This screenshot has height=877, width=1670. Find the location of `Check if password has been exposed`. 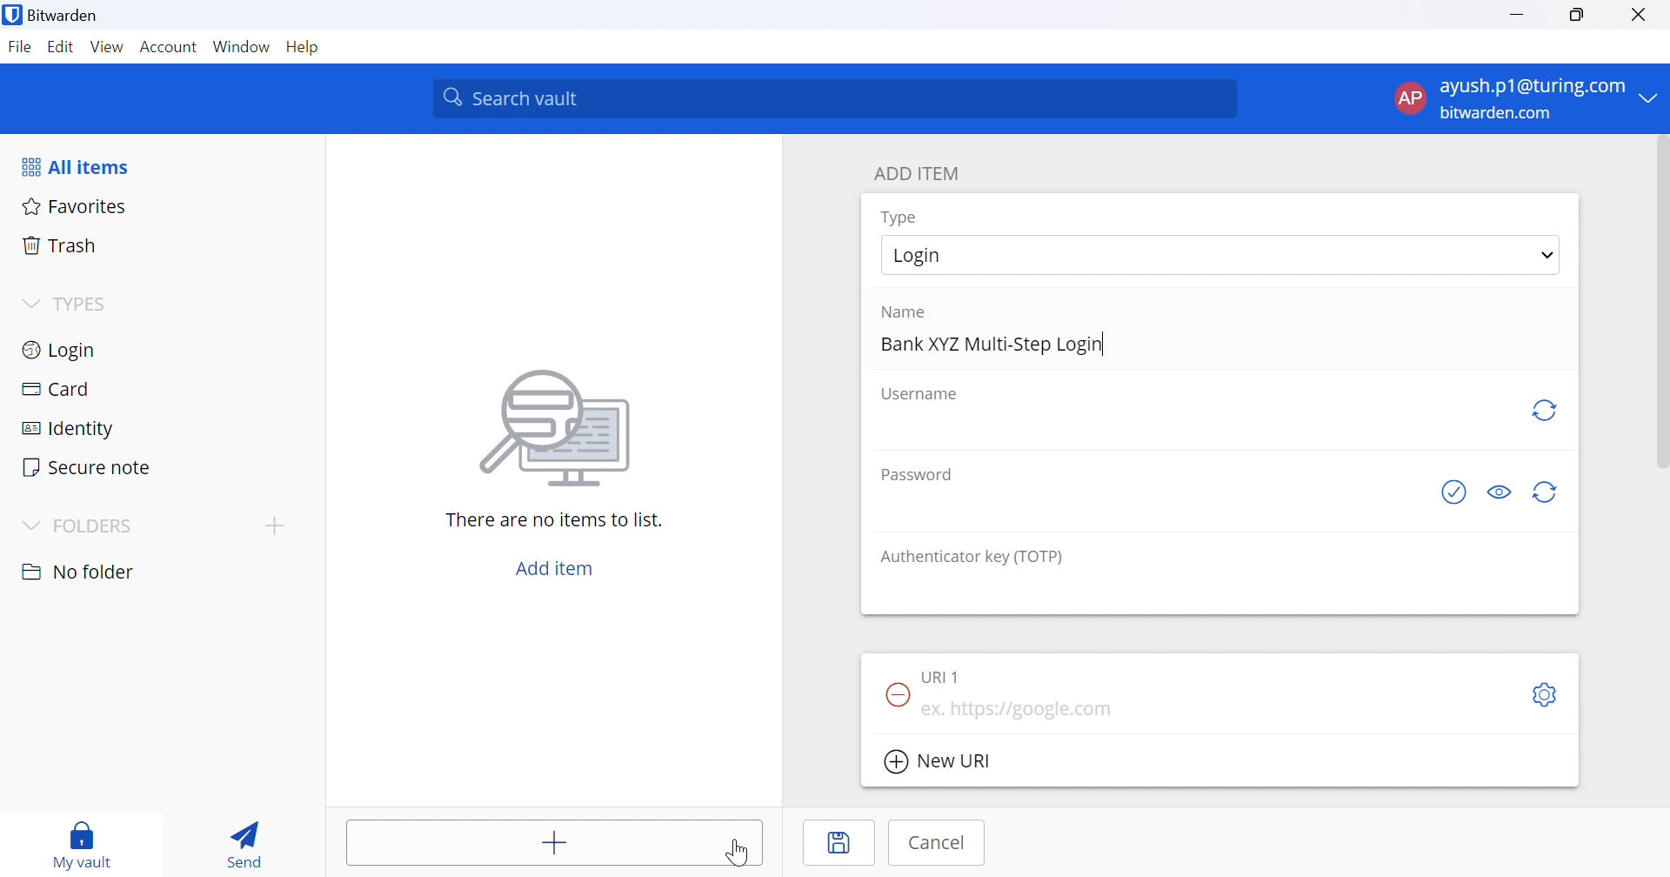

Check if password has been exposed is located at coordinates (1453, 496).